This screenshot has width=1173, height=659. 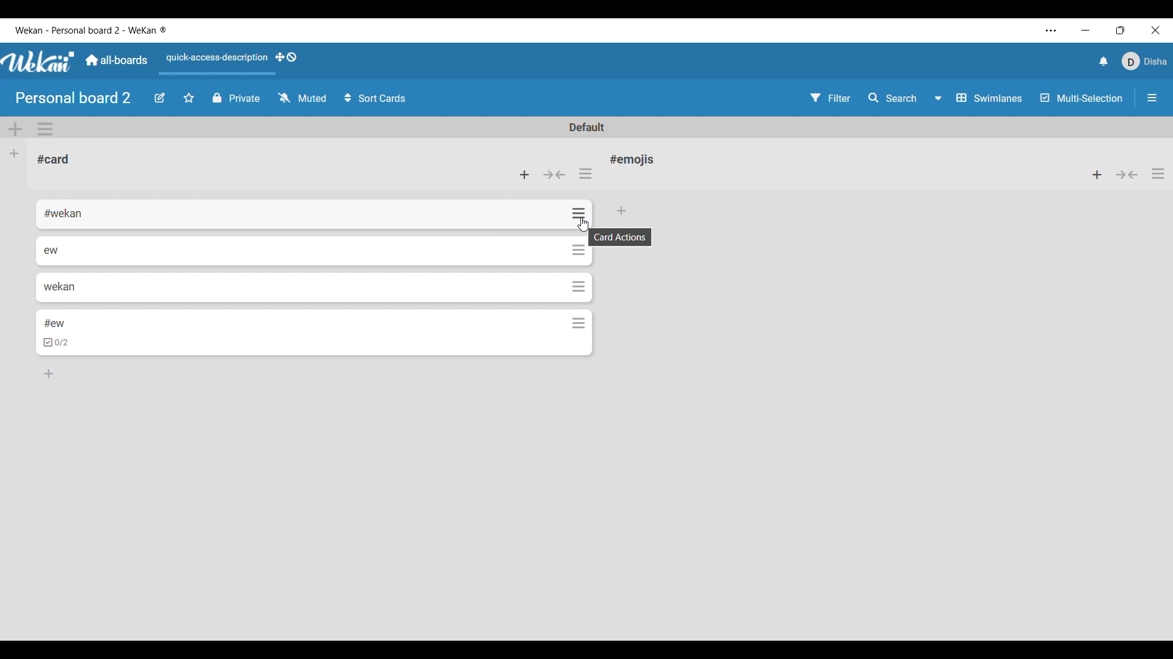 I want to click on Card actions for respective card, so click(x=581, y=323).